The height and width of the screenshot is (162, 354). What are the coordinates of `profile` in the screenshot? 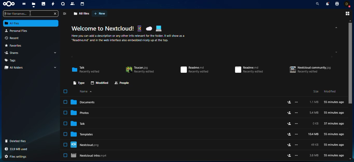 It's located at (348, 4).